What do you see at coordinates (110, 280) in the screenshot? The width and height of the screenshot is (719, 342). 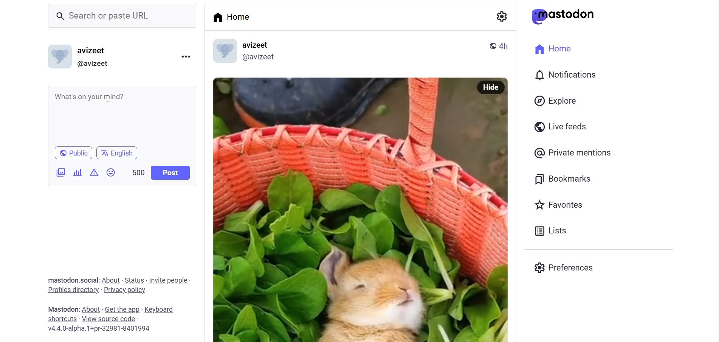 I see `about` at bounding box center [110, 280].